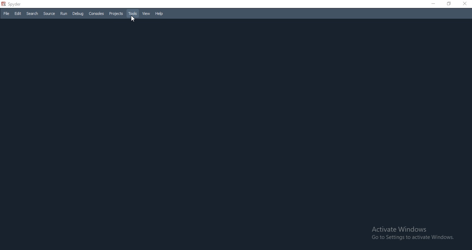 The height and width of the screenshot is (250, 472). Describe the element at coordinates (432, 3) in the screenshot. I see `Minimise` at that location.